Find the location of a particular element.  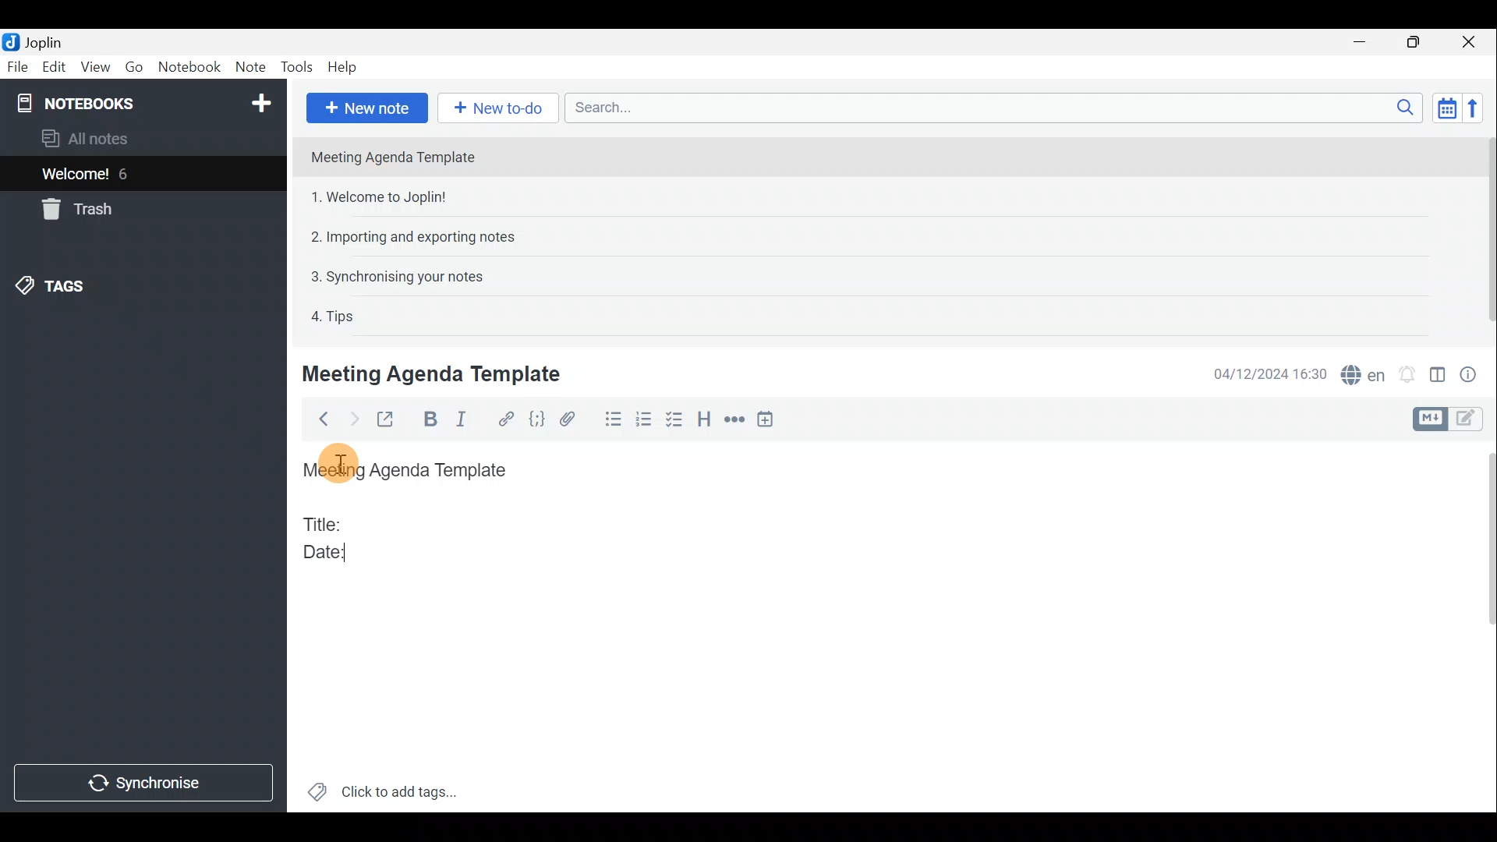

Forward is located at coordinates (352, 419).